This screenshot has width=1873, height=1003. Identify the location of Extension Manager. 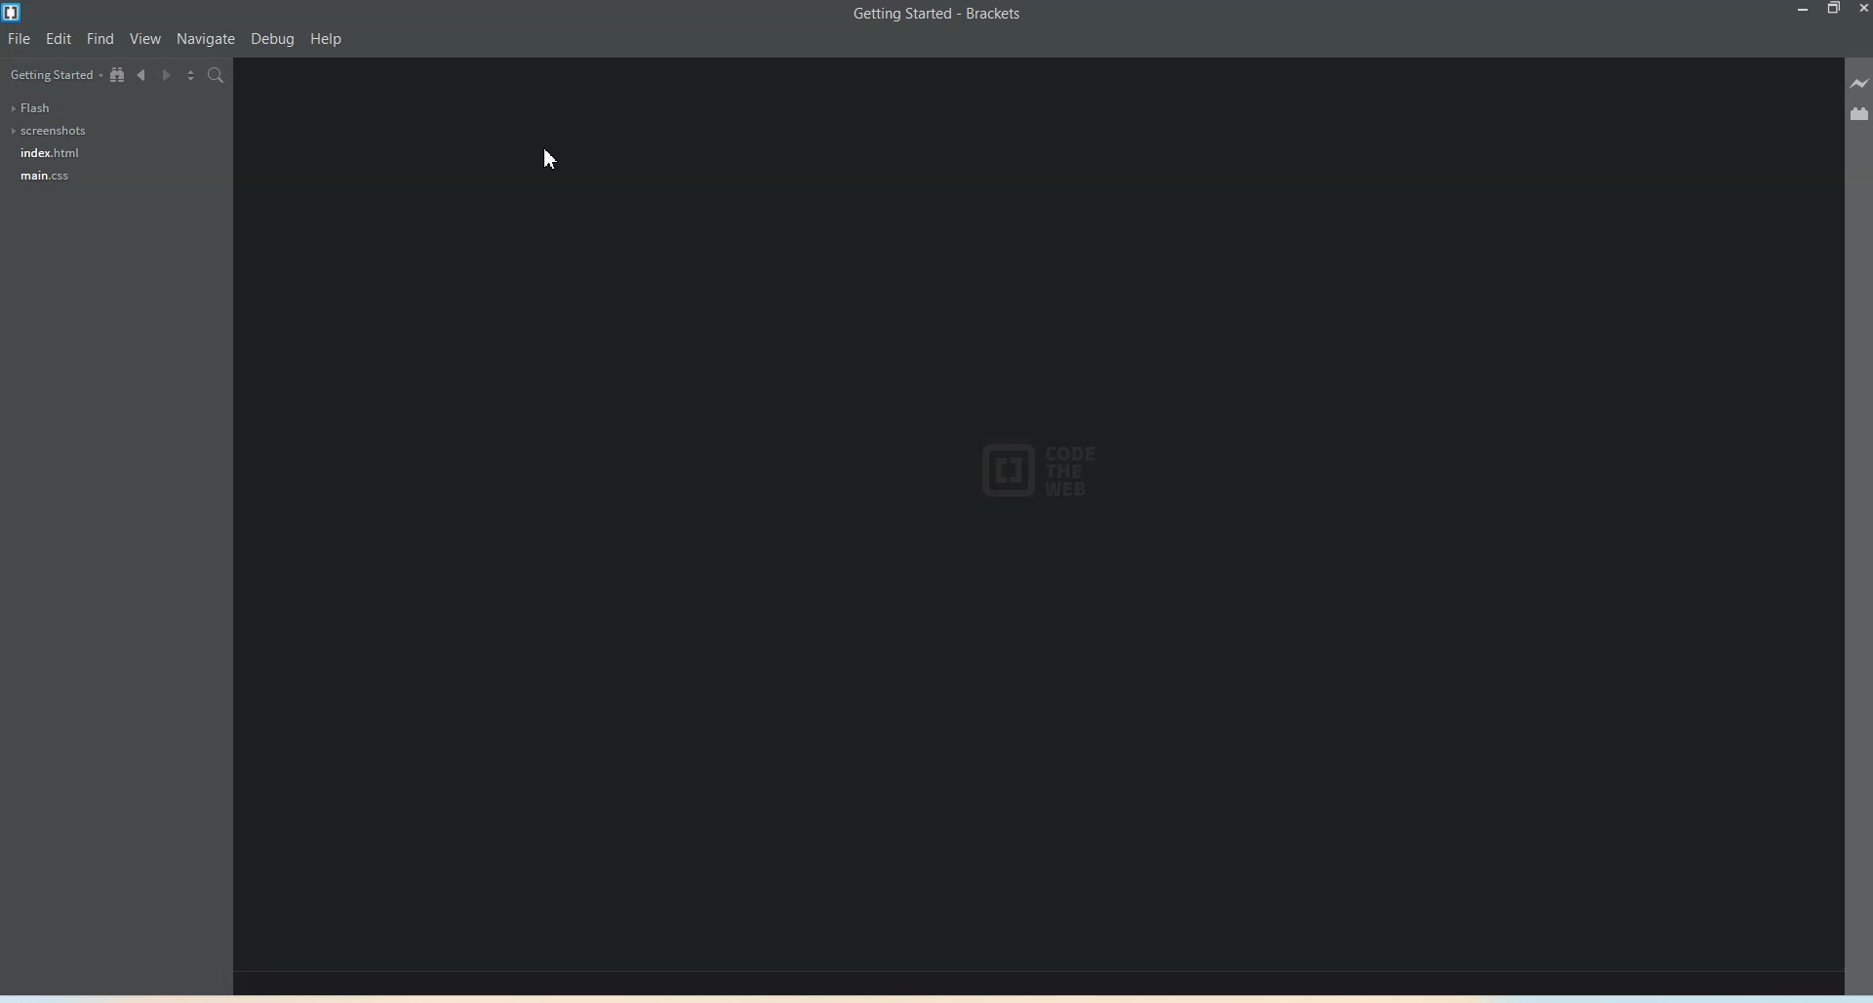
(1859, 114).